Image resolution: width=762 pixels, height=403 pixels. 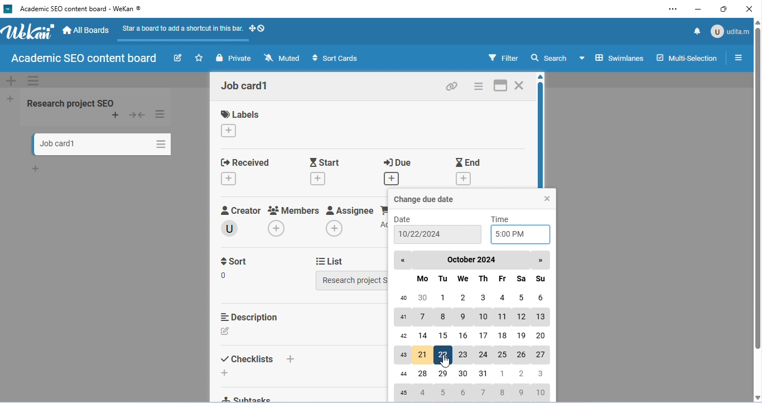 What do you see at coordinates (501, 58) in the screenshot?
I see `filter` at bounding box center [501, 58].